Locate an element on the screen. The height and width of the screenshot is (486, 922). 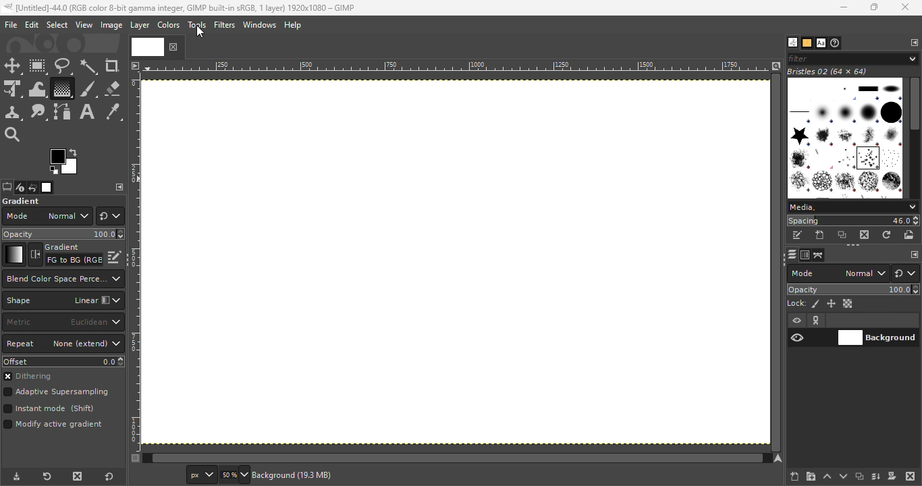
Mode is located at coordinates (838, 273).